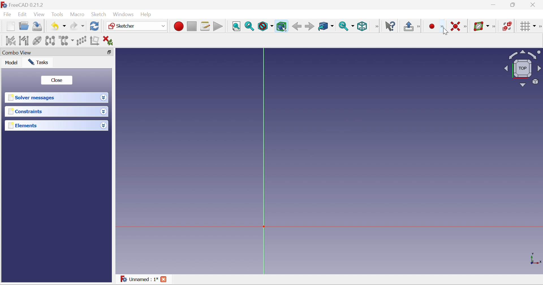 The image size is (543, 285). What do you see at coordinates (139, 279) in the screenshot?
I see `Unnamed : 1*` at bounding box center [139, 279].